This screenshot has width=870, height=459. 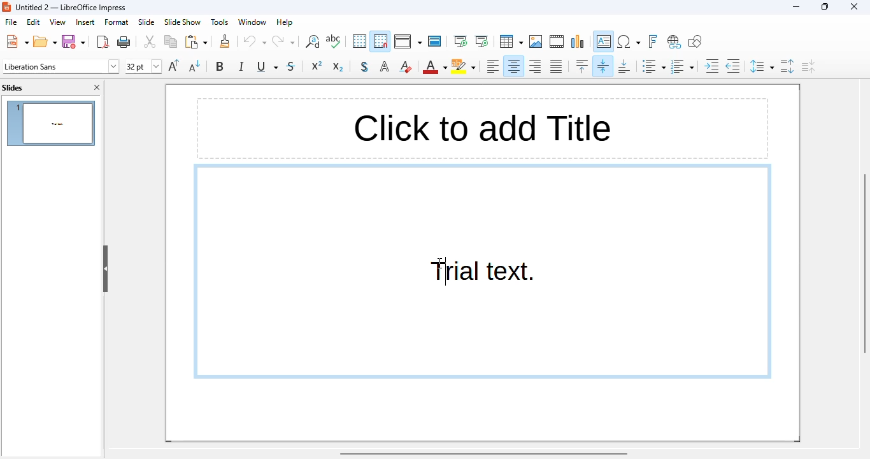 I want to click on Trial text, so click(x=483, y=276).